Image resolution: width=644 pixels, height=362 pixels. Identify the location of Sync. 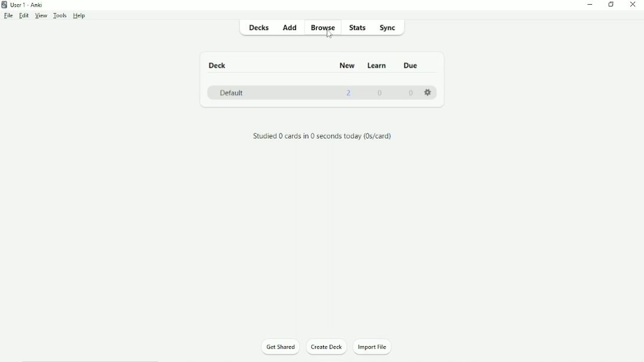
(389, 28).